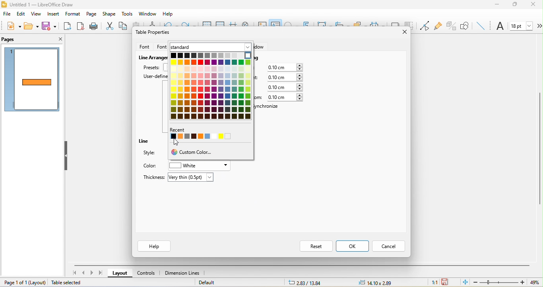 Image resolution: width=543 pixels, height=287 pixels. What do you see at coordinates (177, 143) in the screenshot?
I see `cursor movement ` at bounding box center [177, 143].